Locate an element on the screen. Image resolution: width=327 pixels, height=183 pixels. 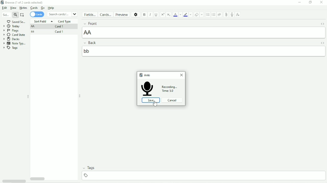
Superscript is located at coordinates (163, 14).